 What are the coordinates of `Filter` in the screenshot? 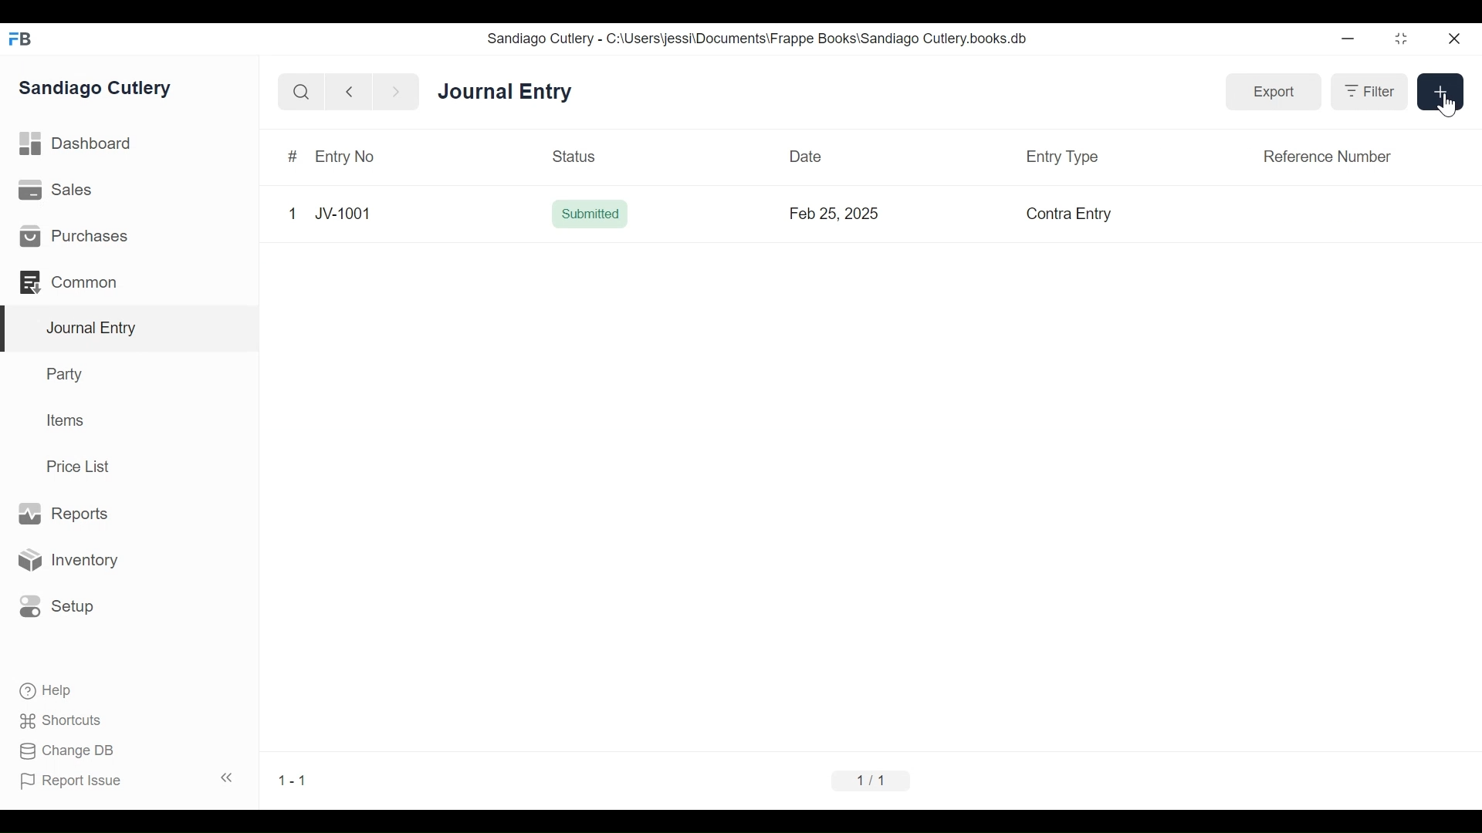 It's located at (1369, 92).